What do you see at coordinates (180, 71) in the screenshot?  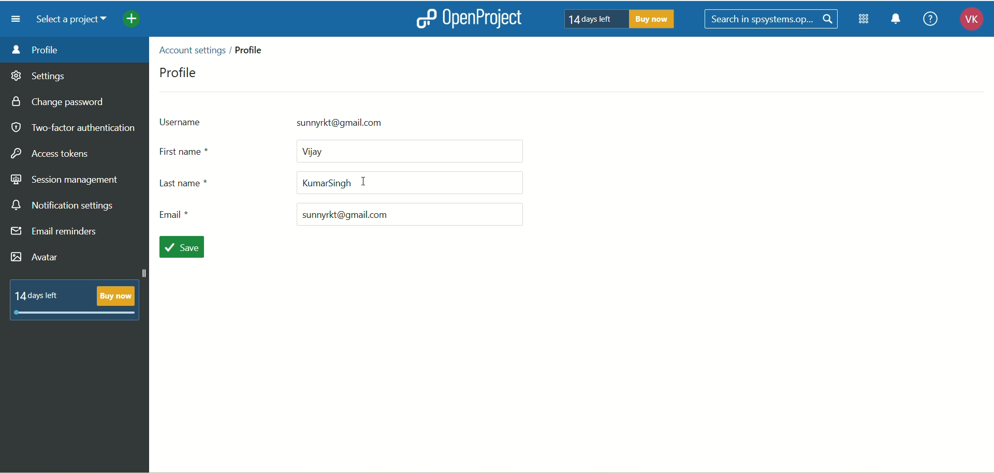 I see `profile` at bounding box center [180, 71].